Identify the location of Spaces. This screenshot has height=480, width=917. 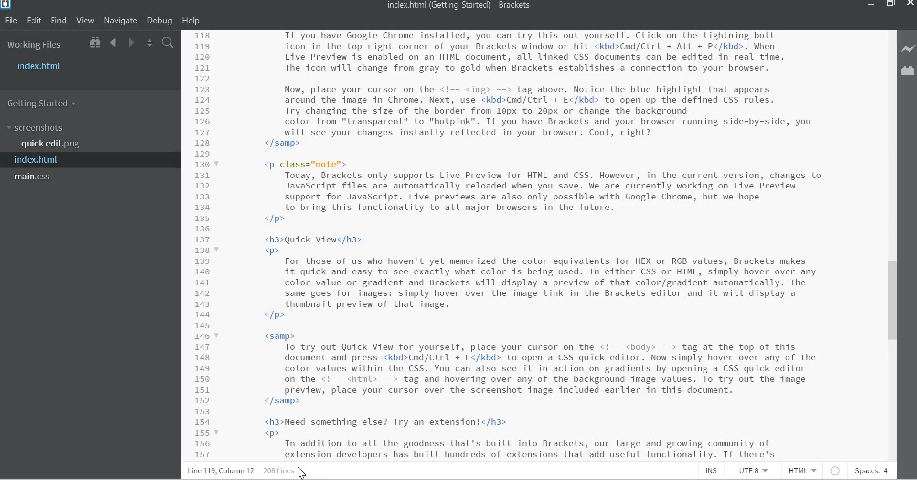
(870, 471).